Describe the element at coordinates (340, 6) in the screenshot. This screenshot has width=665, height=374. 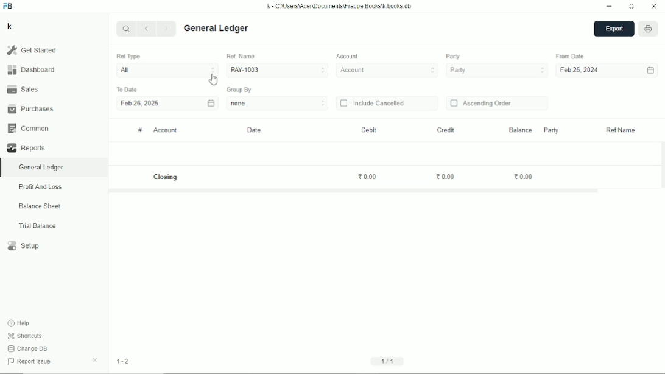
I see `k - C:\Users\Acer\Documents\Frappe books\k.books.db` at that location.